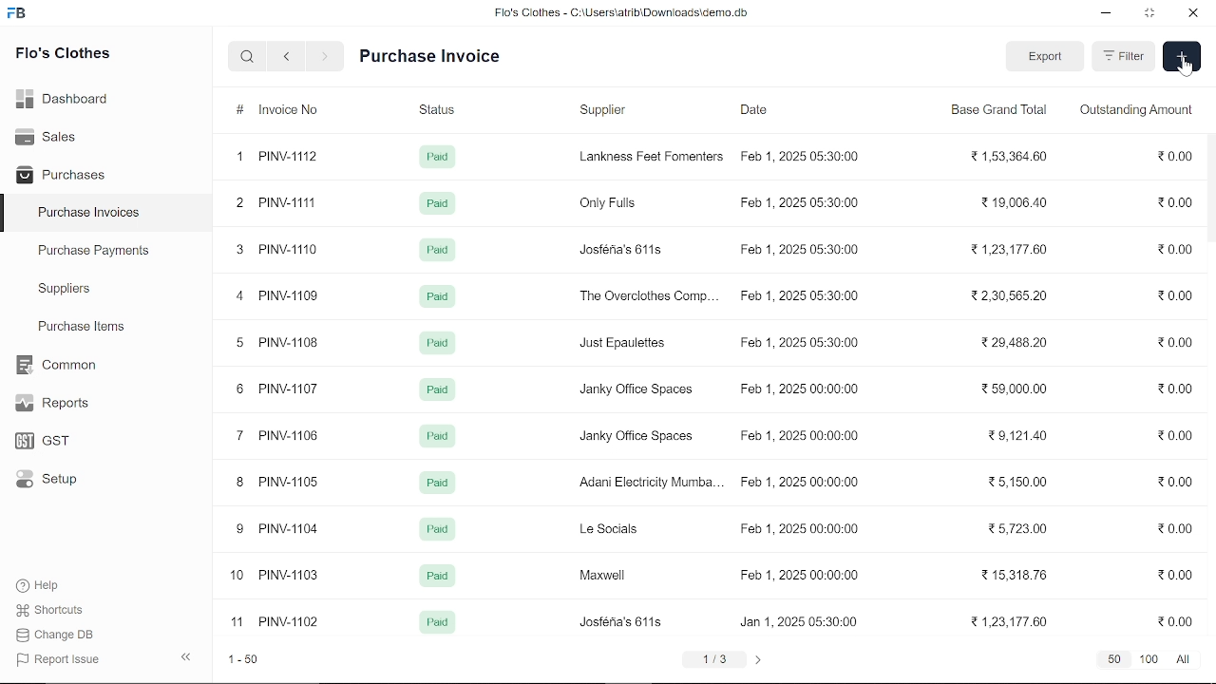 This screenshot has width=1216, height=684. What do you see at coordinates (61, 173) in the screenshot?
I see `Purchases` at bounding box center [61, 173].